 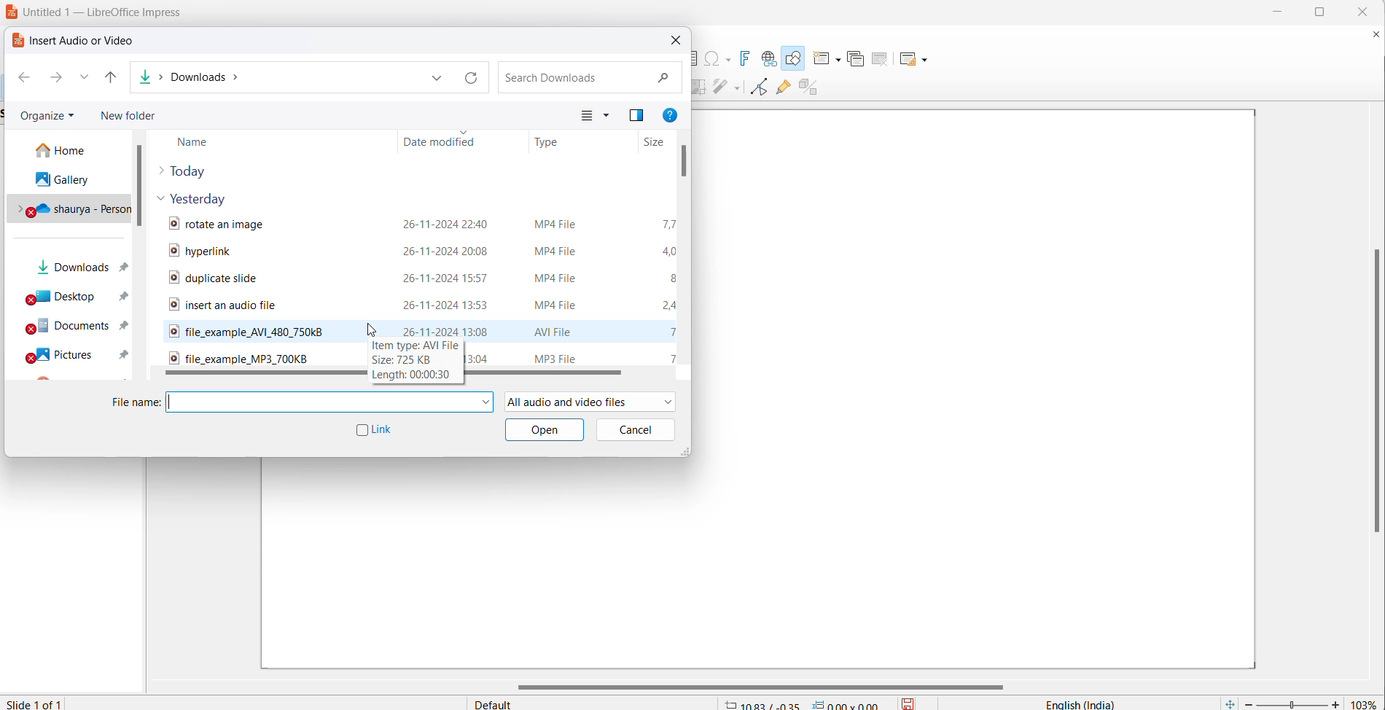 I want to click on toggle extrusion, so click(x=811, y=90).